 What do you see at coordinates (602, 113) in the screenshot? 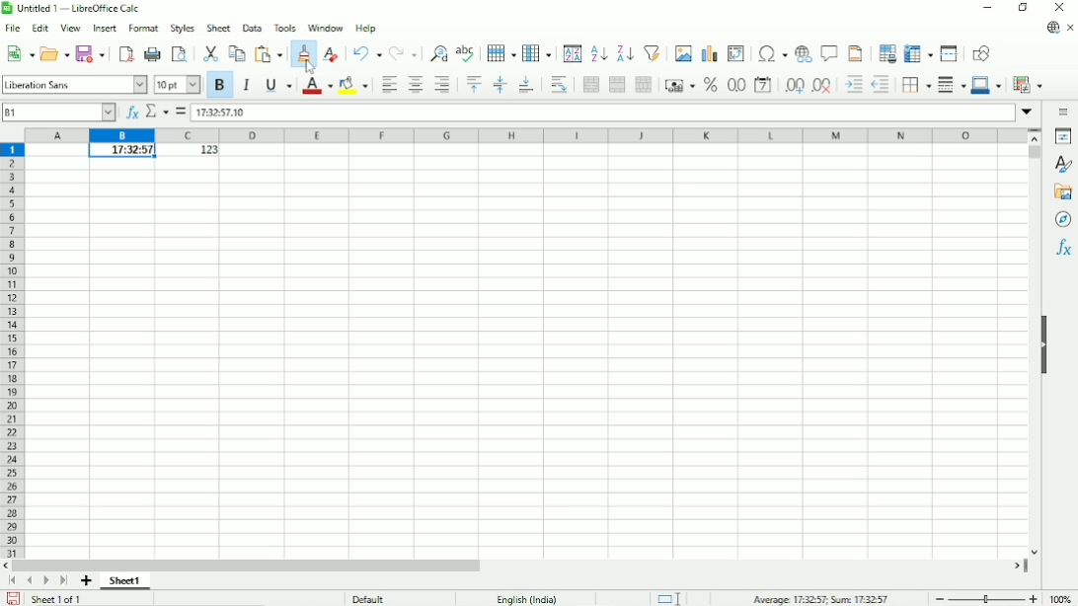
I see `Input line` at bounding box center [602, 113].